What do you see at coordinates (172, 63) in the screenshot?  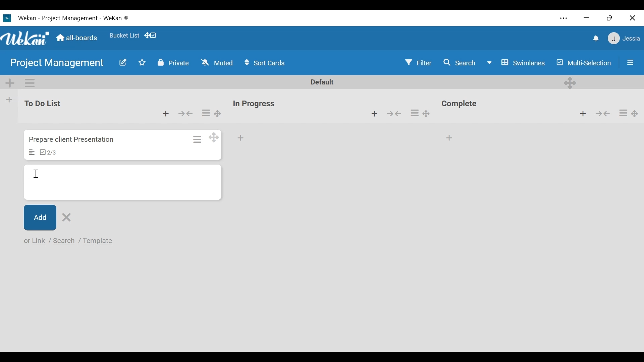 I see `Private` at bounding box center [172, 63].